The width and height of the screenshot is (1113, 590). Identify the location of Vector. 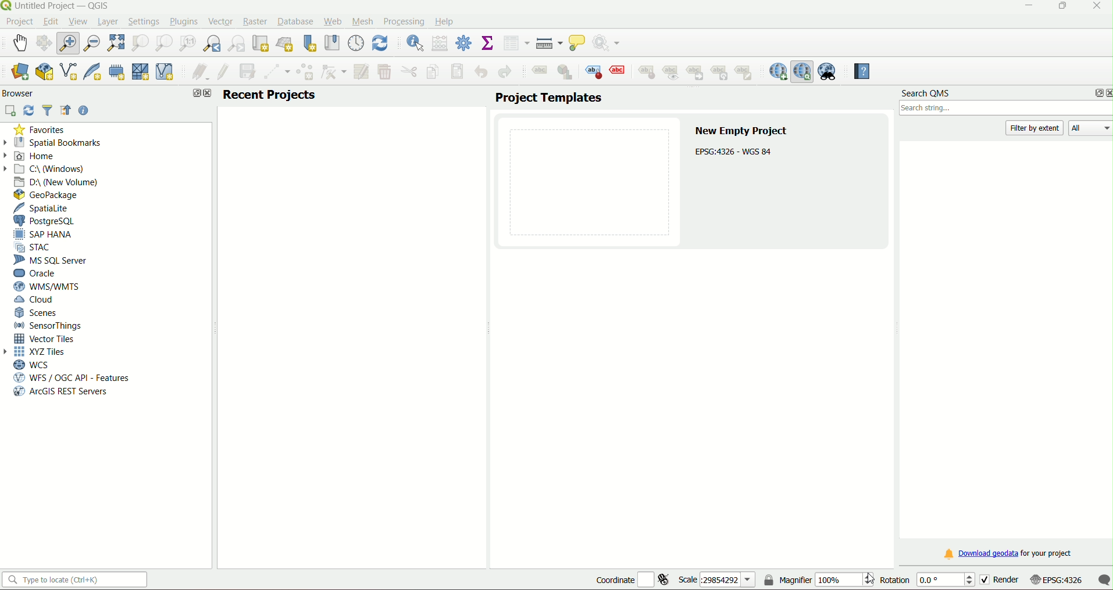
(219, 21).